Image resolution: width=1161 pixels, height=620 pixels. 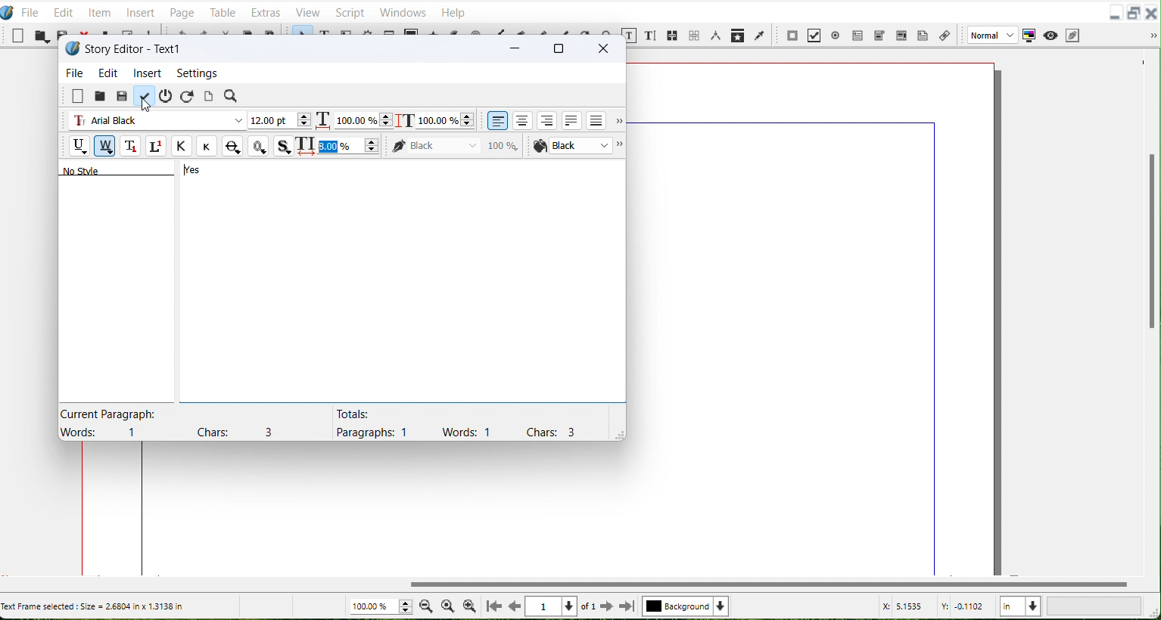 What do you see at coordinates (197, 74) in the screenshot?
I see `Settings` at bounding box center [197, 74].